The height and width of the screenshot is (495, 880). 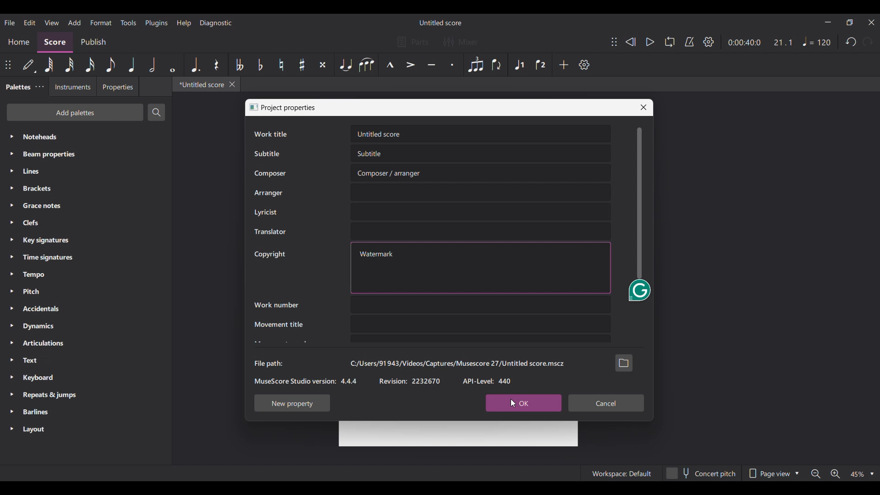 What do you see at coordinates (850, 42) in the screenshot?
I see `Undo` at bounding box center [850, 42].